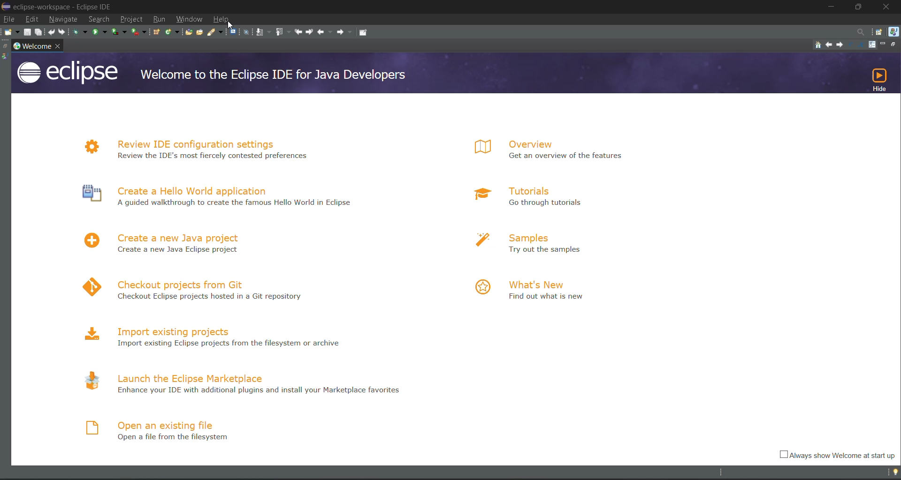 This screenshot has height=480, width=901. What do you see at coordinates (257, 392) in the screenshot?
I see `Enhance your IDE with additional plugins and install your Marketplace favourites` at bounding box center [257, 392].